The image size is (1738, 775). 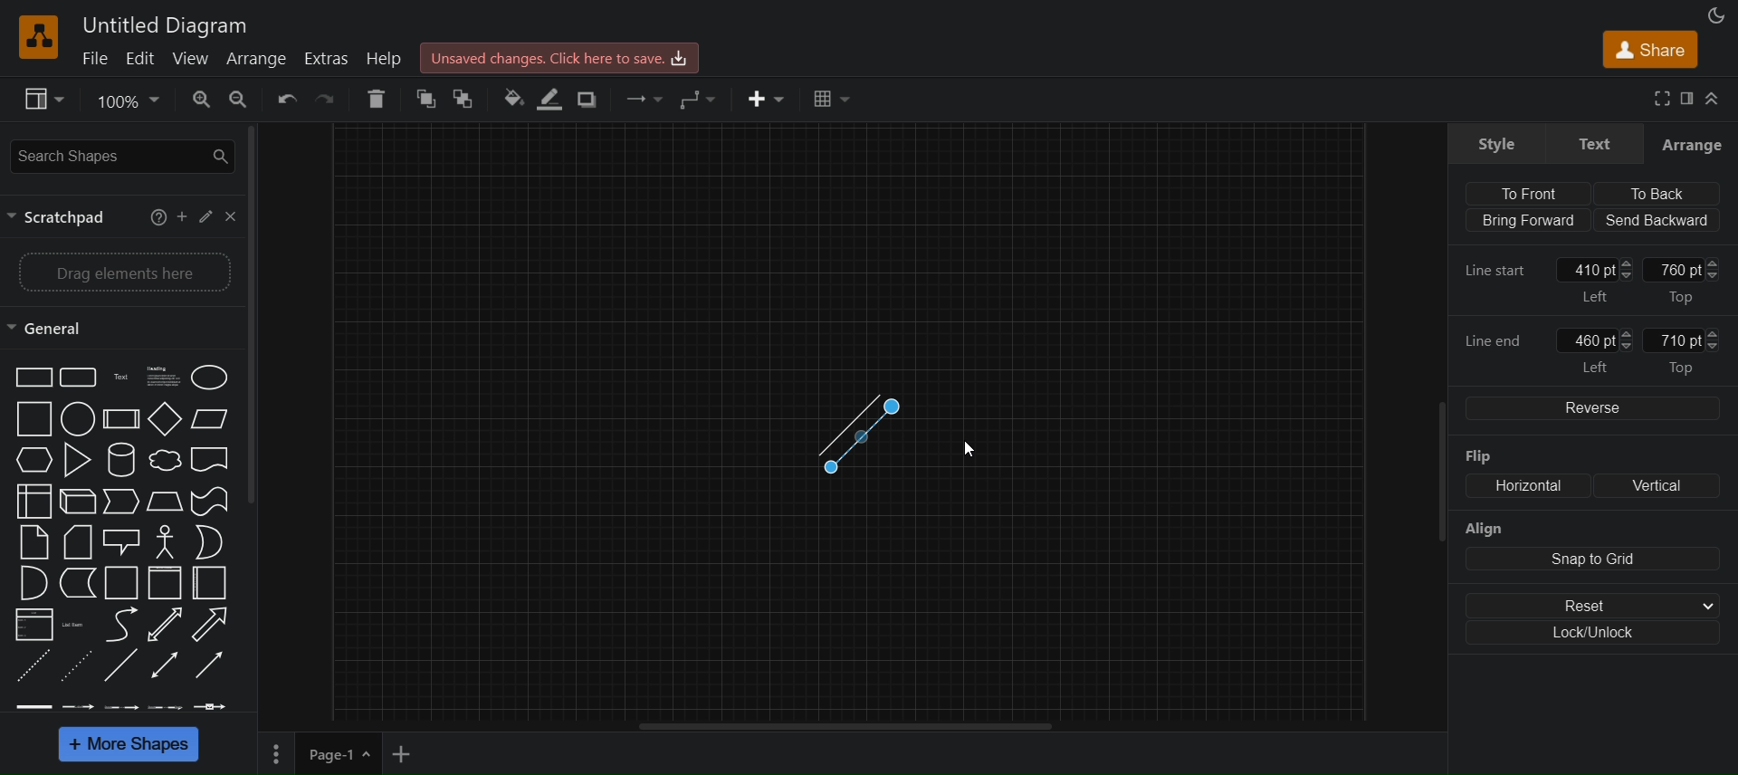 I want to click on And, so click(x=32, y=582).